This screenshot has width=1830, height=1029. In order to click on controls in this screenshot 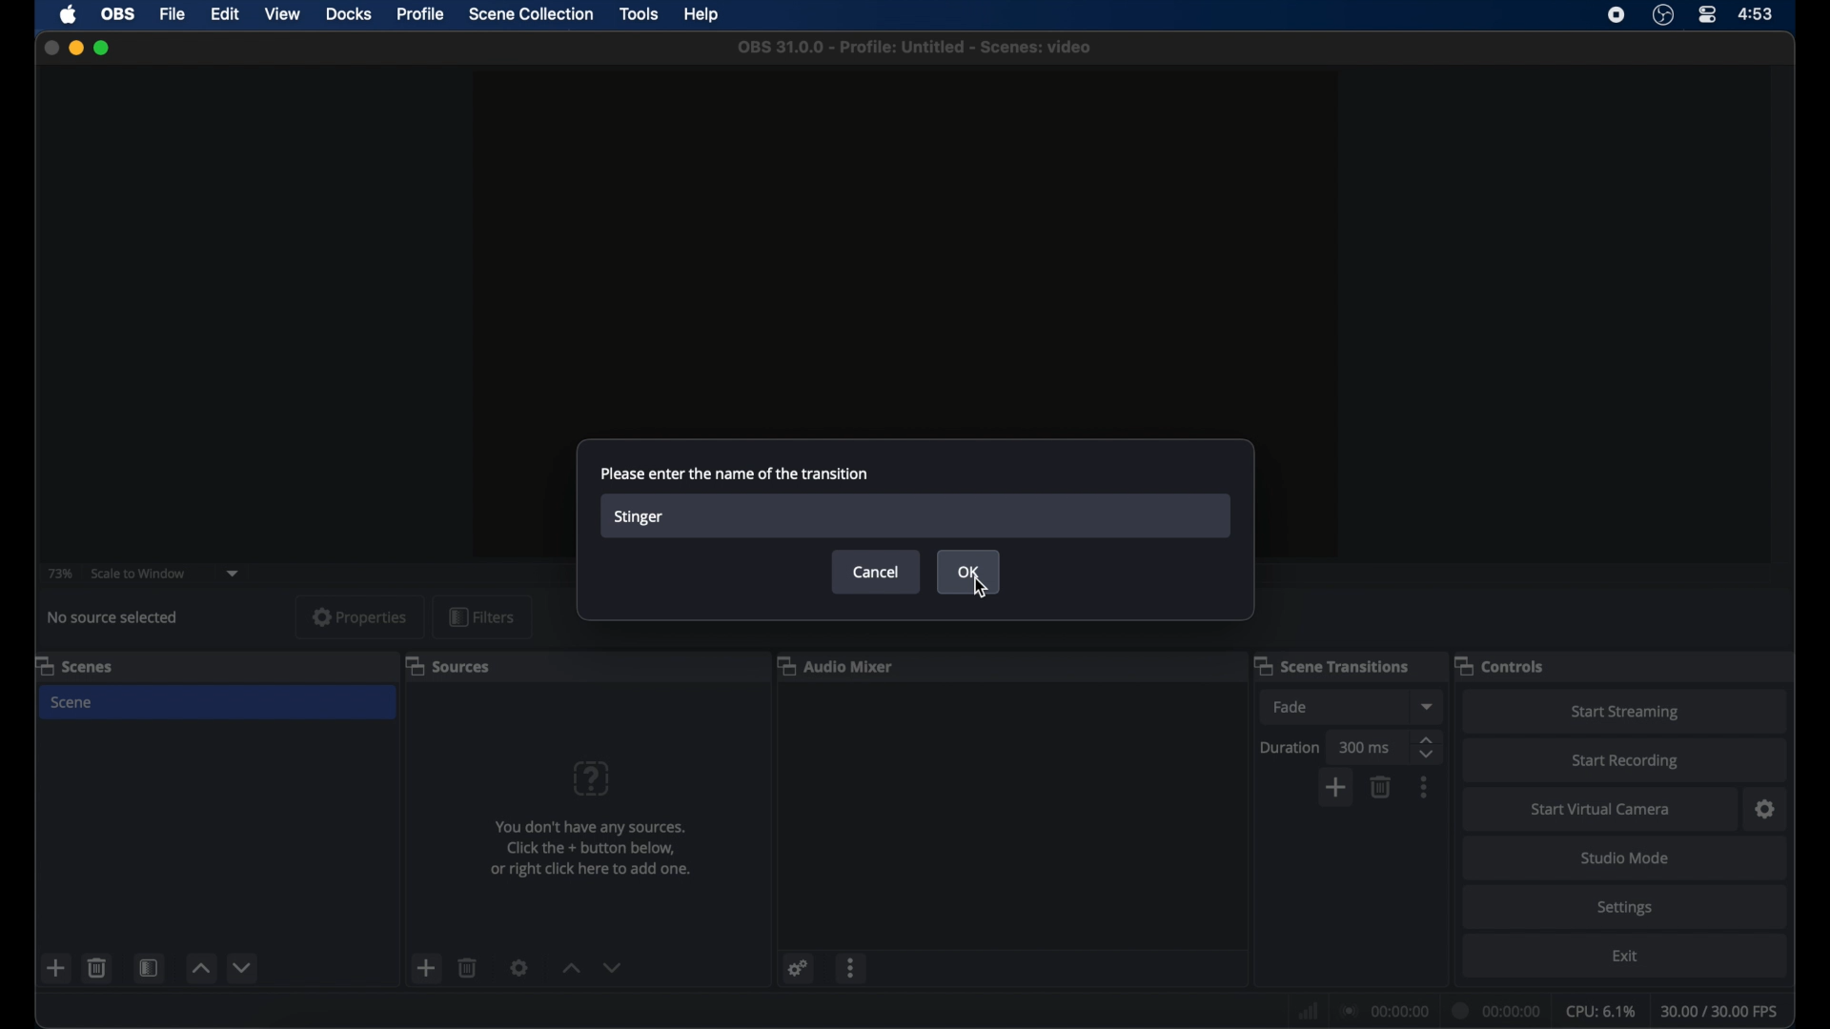, I will do `click(1499, 665)`.